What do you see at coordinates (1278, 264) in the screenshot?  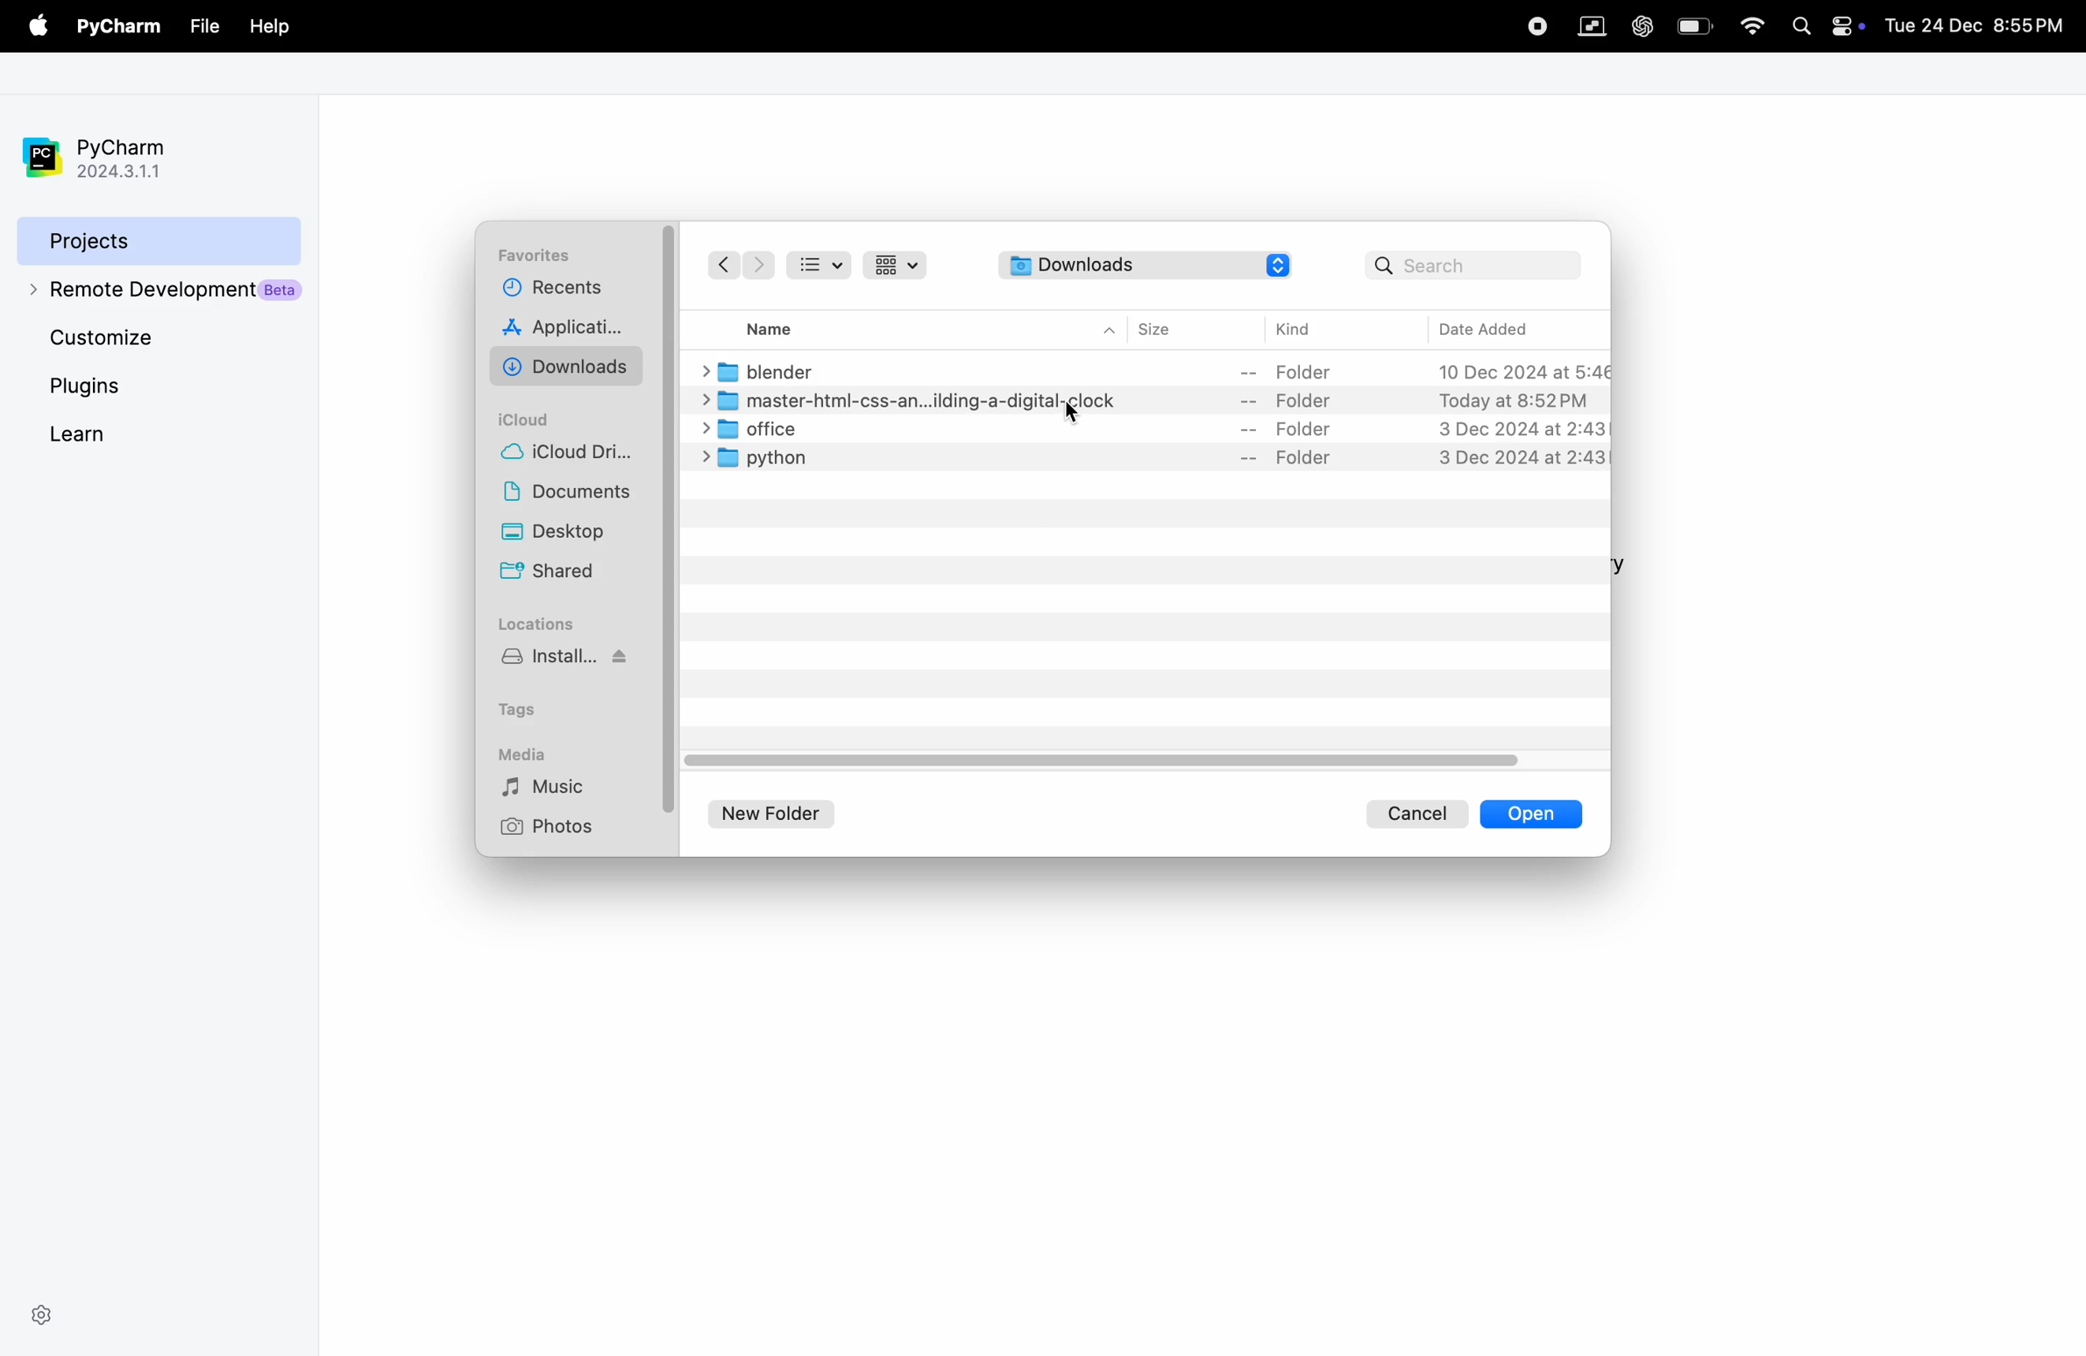 I see `logo` at bounding box center [1278, 264].